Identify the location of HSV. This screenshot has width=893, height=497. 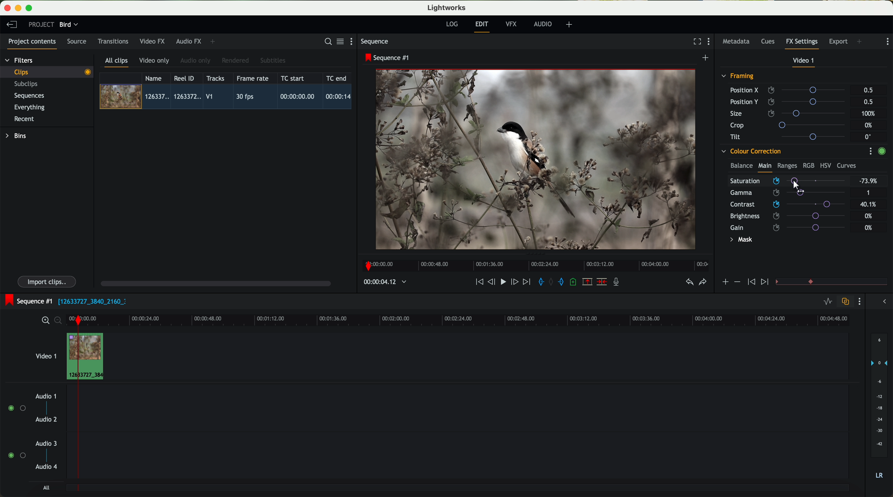
(825, 165).